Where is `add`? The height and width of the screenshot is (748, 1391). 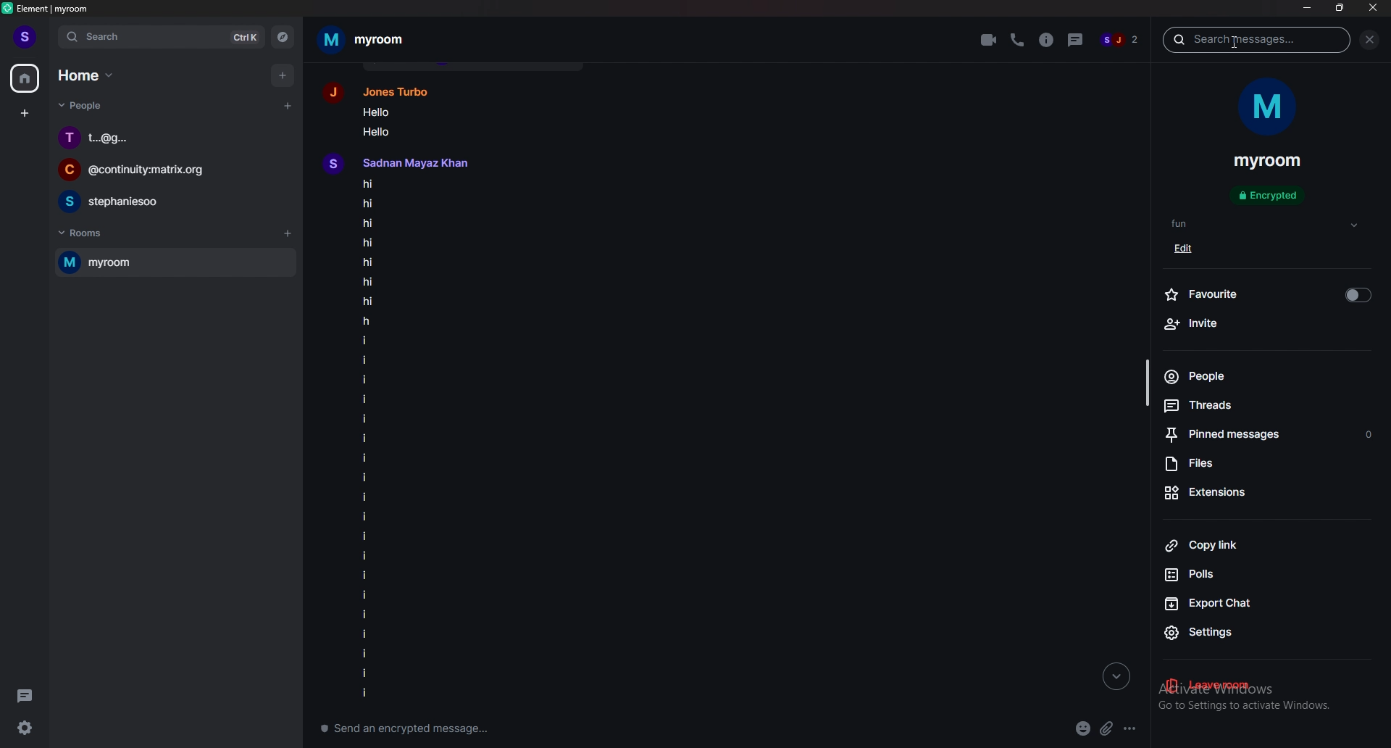
add is located at coordinates (283, 76).